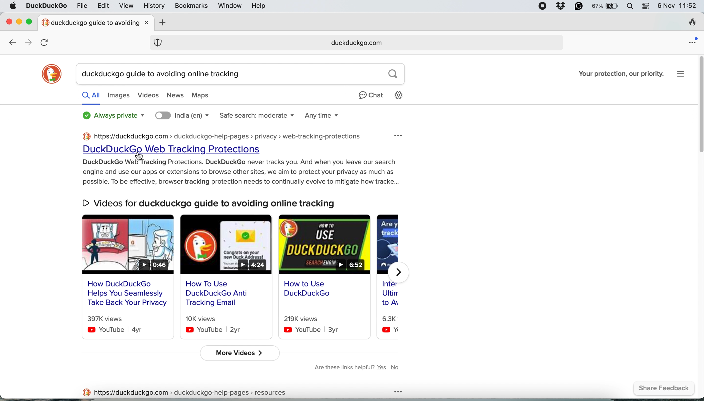 The width and height of the screenshot is (704, 401). Describe the element at coordinates (692, 42) in the screenshot. I see `open application menu` at that location.